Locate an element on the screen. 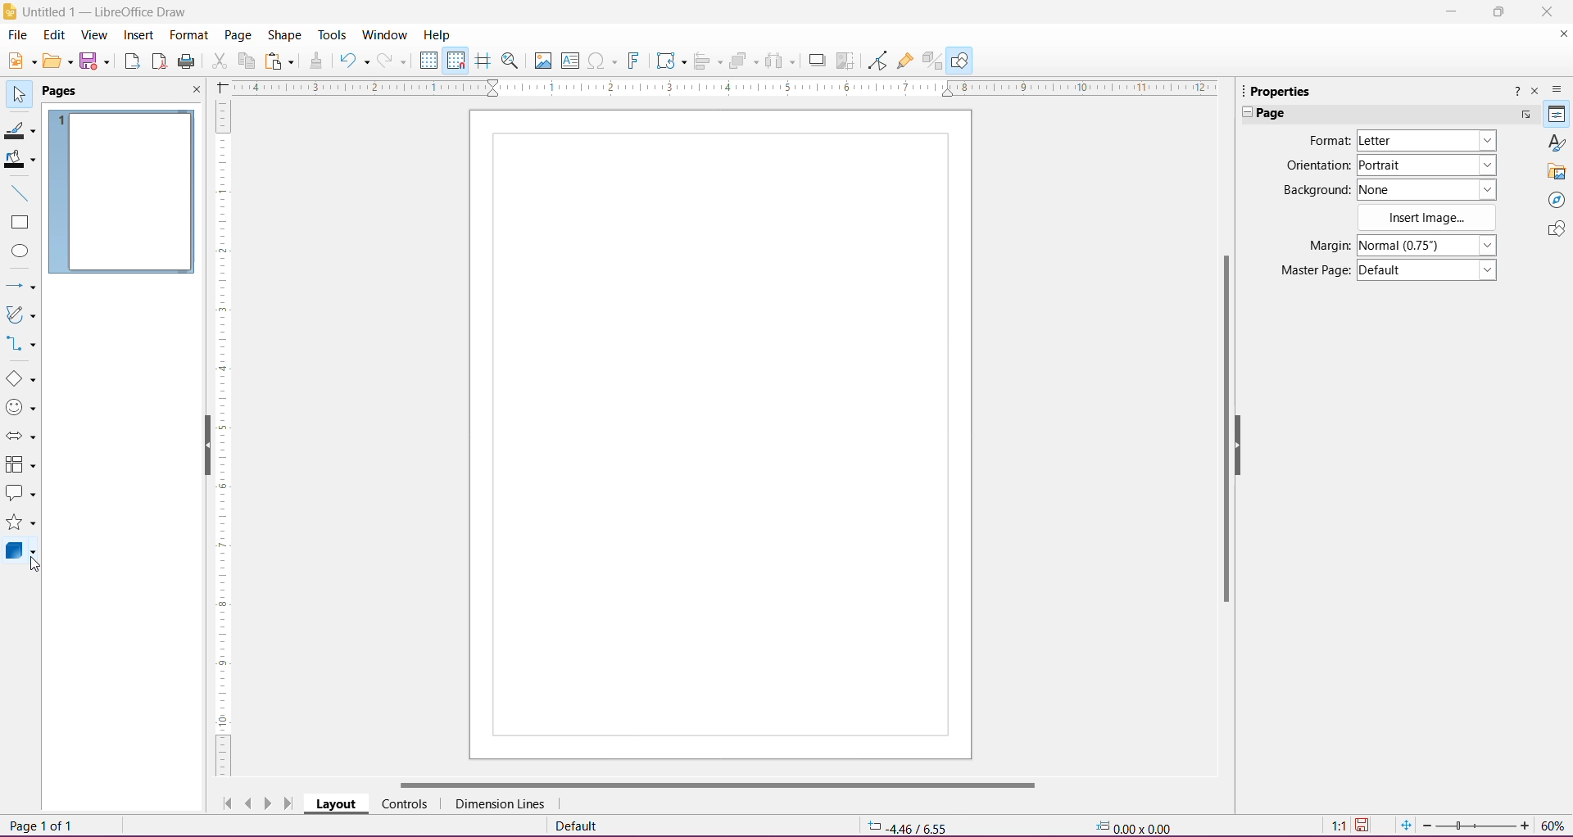 This screenshot has width=1573, height=837. Help is located at coordinates (437, 34).